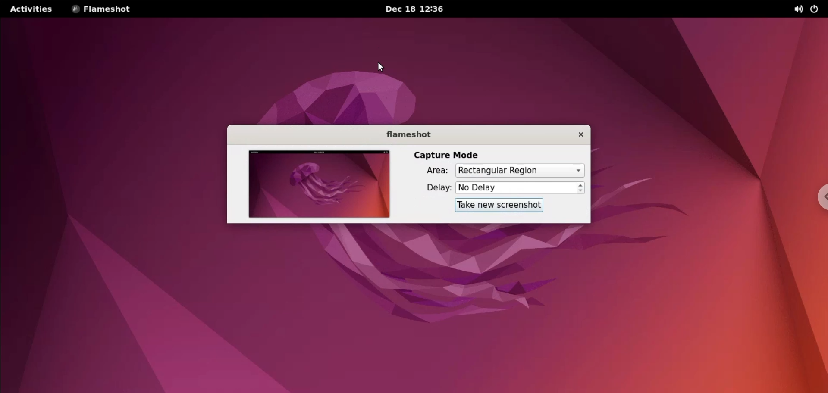 The width and height of the screenshot is (828, 393). What do you see at coordinates (500, 205) in the screenshot?
I see `take new screenshot` at bounding box center [500, 205].